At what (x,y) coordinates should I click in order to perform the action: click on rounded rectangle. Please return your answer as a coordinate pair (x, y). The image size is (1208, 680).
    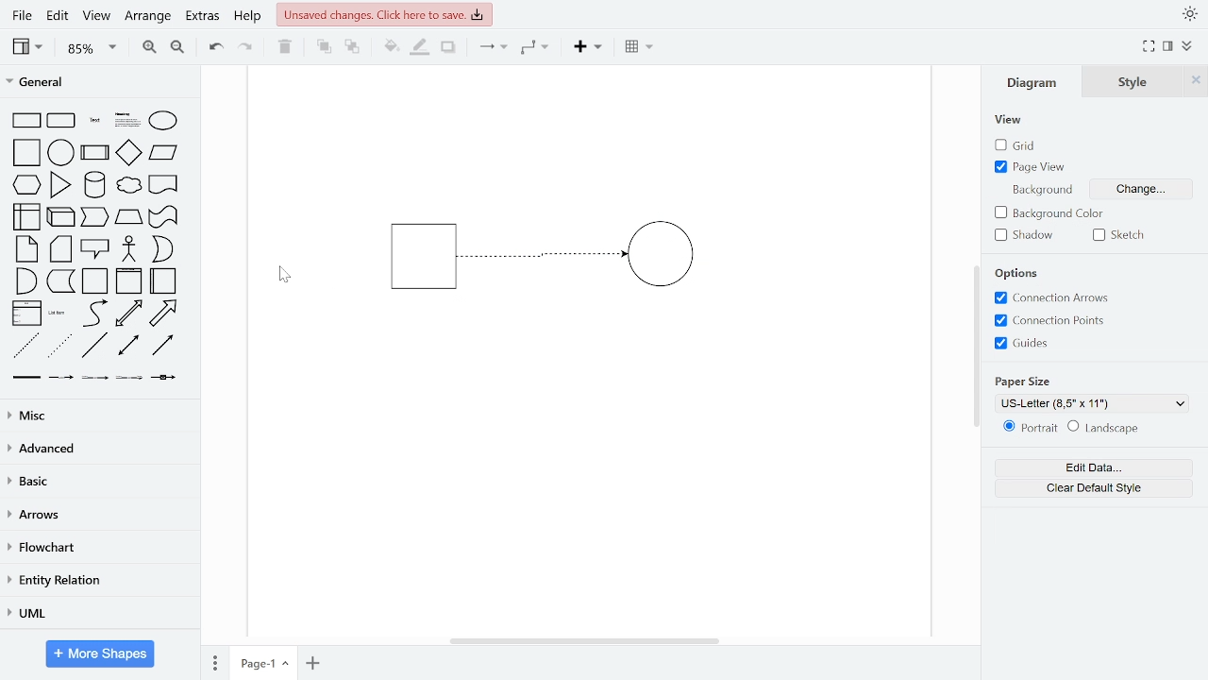
    Looking at the image, I should click on (62, 122).